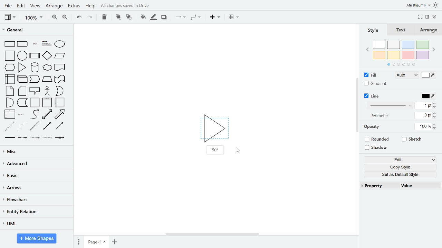 Image resolution: width=442 pixels, height=248 pixels. What do you see at coordinates (428, 96) in the screenshot?
I see `line color` at bounding box center [428, 96].